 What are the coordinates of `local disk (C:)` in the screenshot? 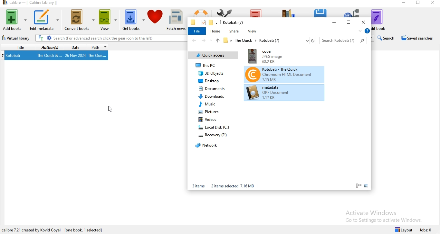 It's located at (214, 127).